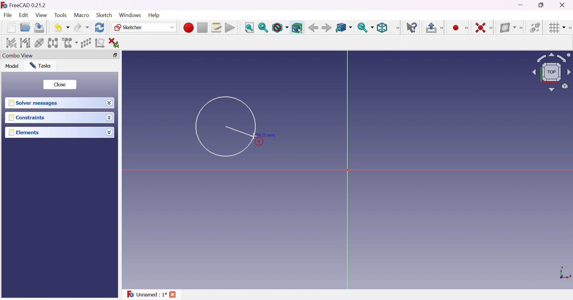 This screenshot has height=300, width=573. What do you see at coordinates (188, 28) in the screenshot?
I see `Macro recording...` at bounding box center [188, 28].